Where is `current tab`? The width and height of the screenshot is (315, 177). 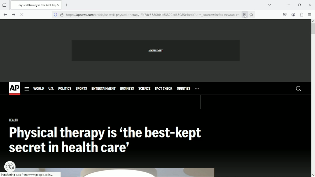
current tab is located at coordinates (36, 5).